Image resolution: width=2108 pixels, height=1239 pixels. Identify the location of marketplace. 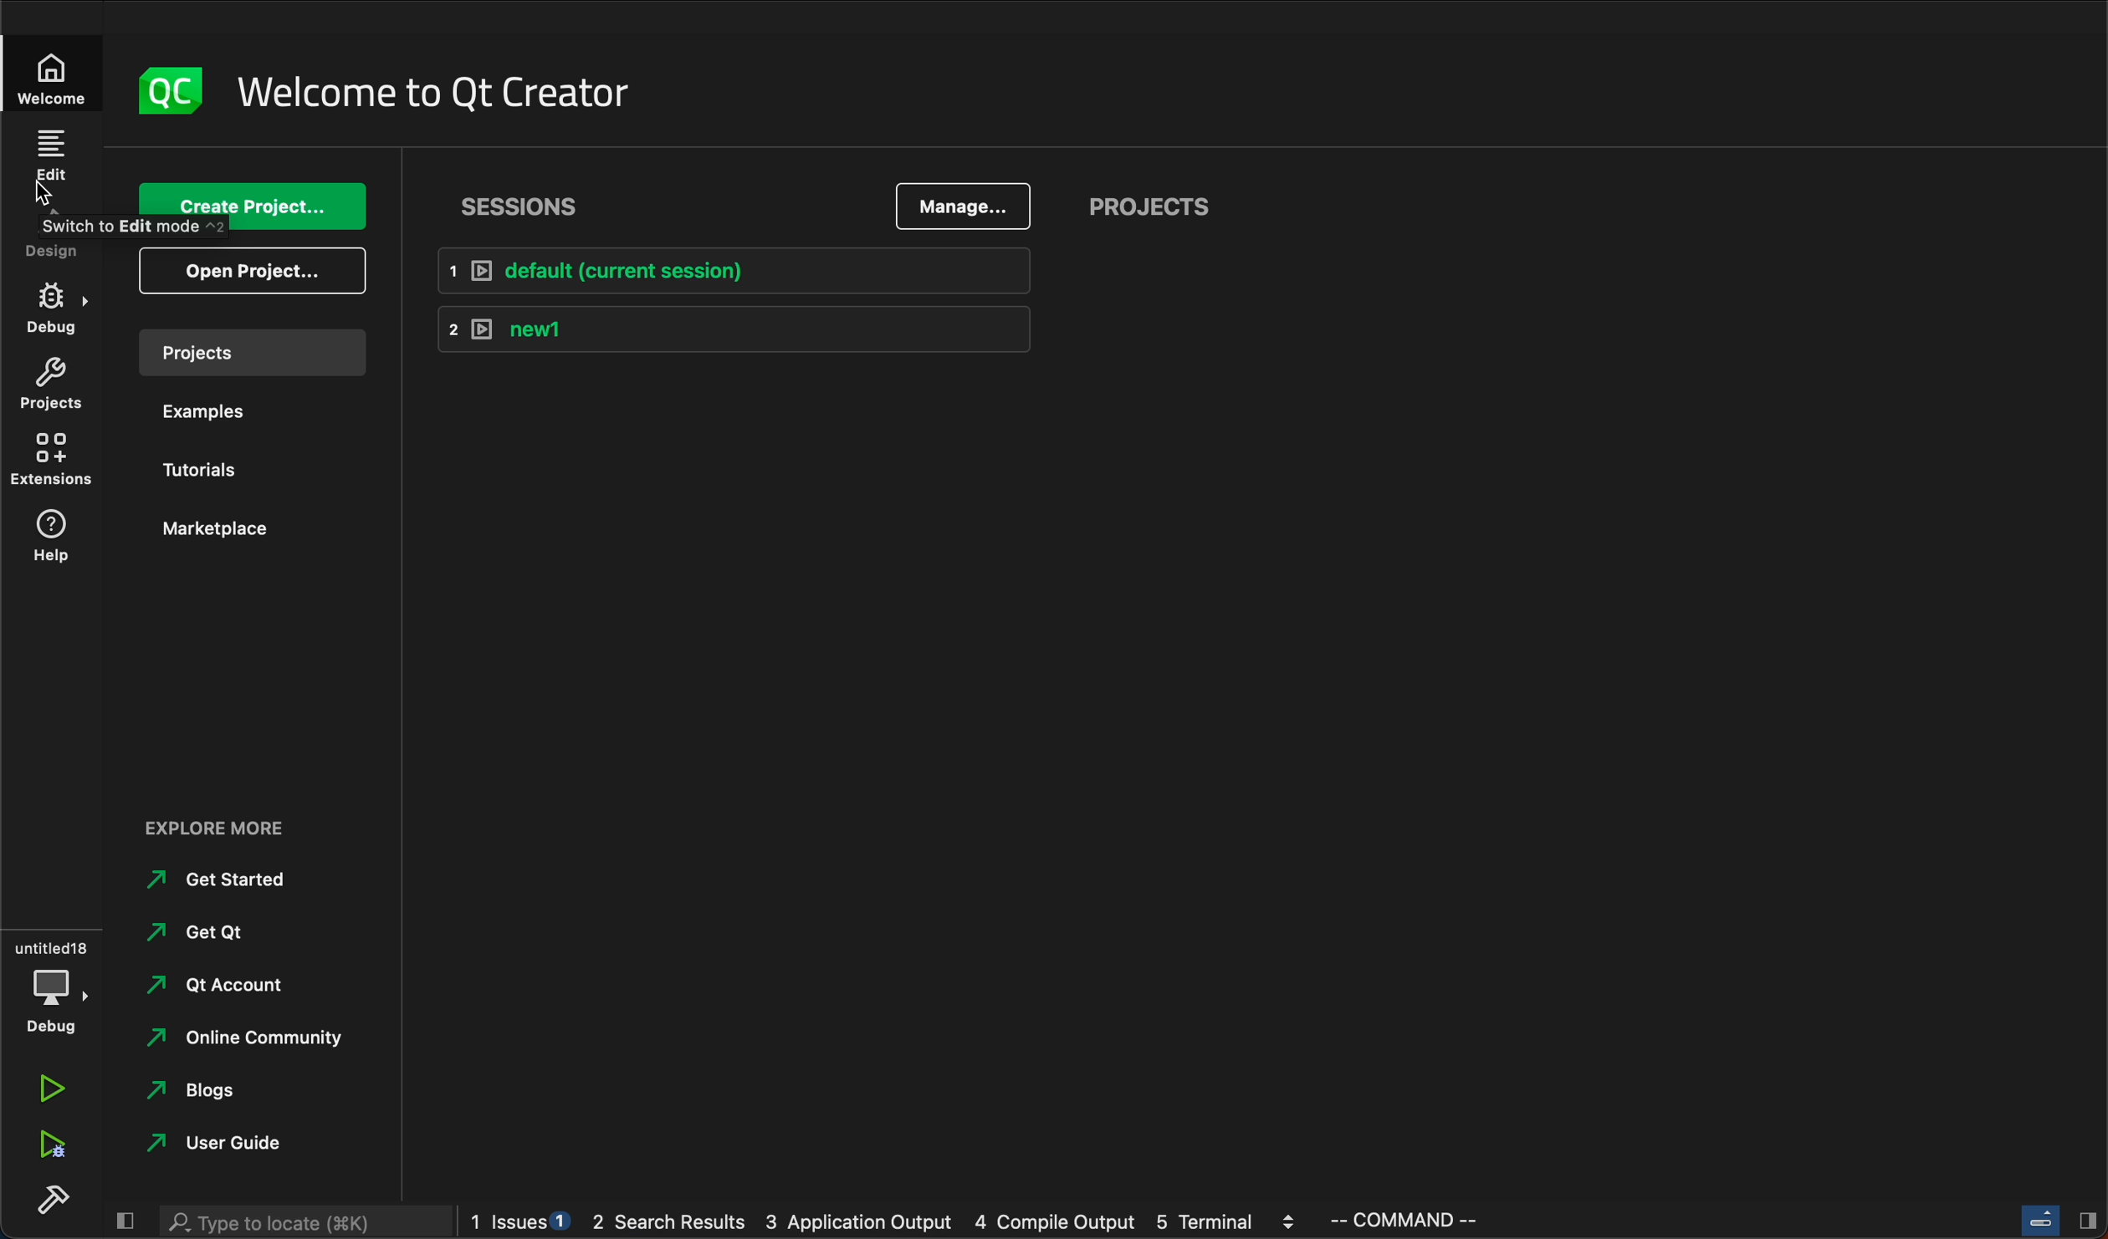
(222, 527).